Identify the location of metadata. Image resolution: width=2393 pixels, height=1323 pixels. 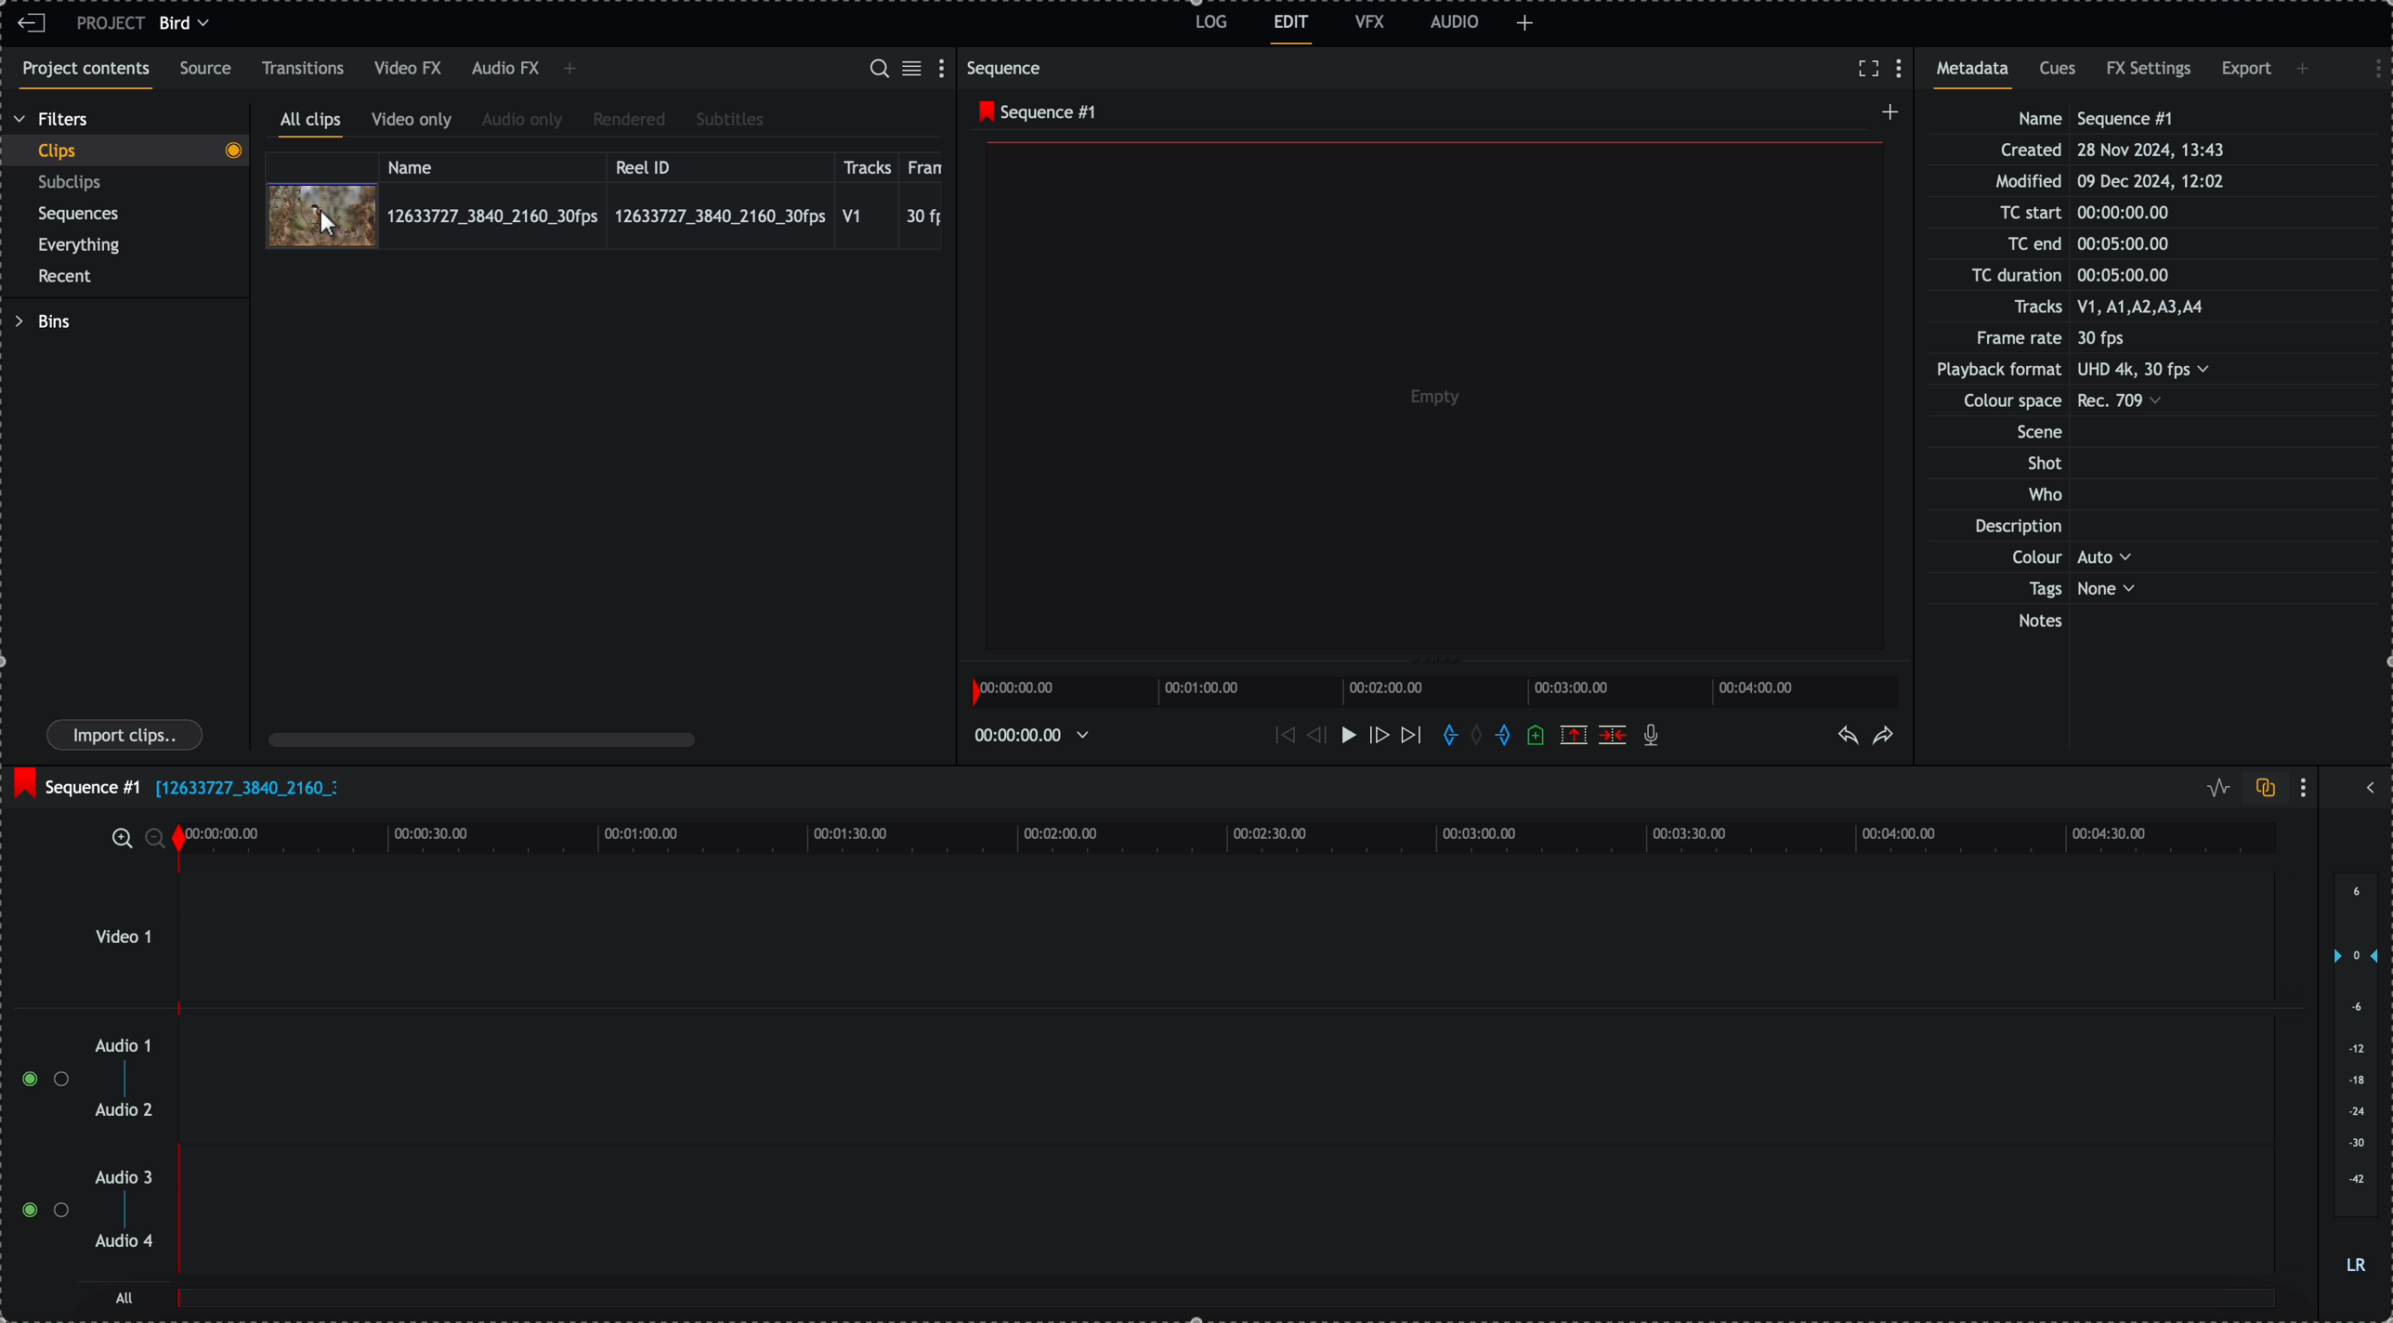
(1979, 74).